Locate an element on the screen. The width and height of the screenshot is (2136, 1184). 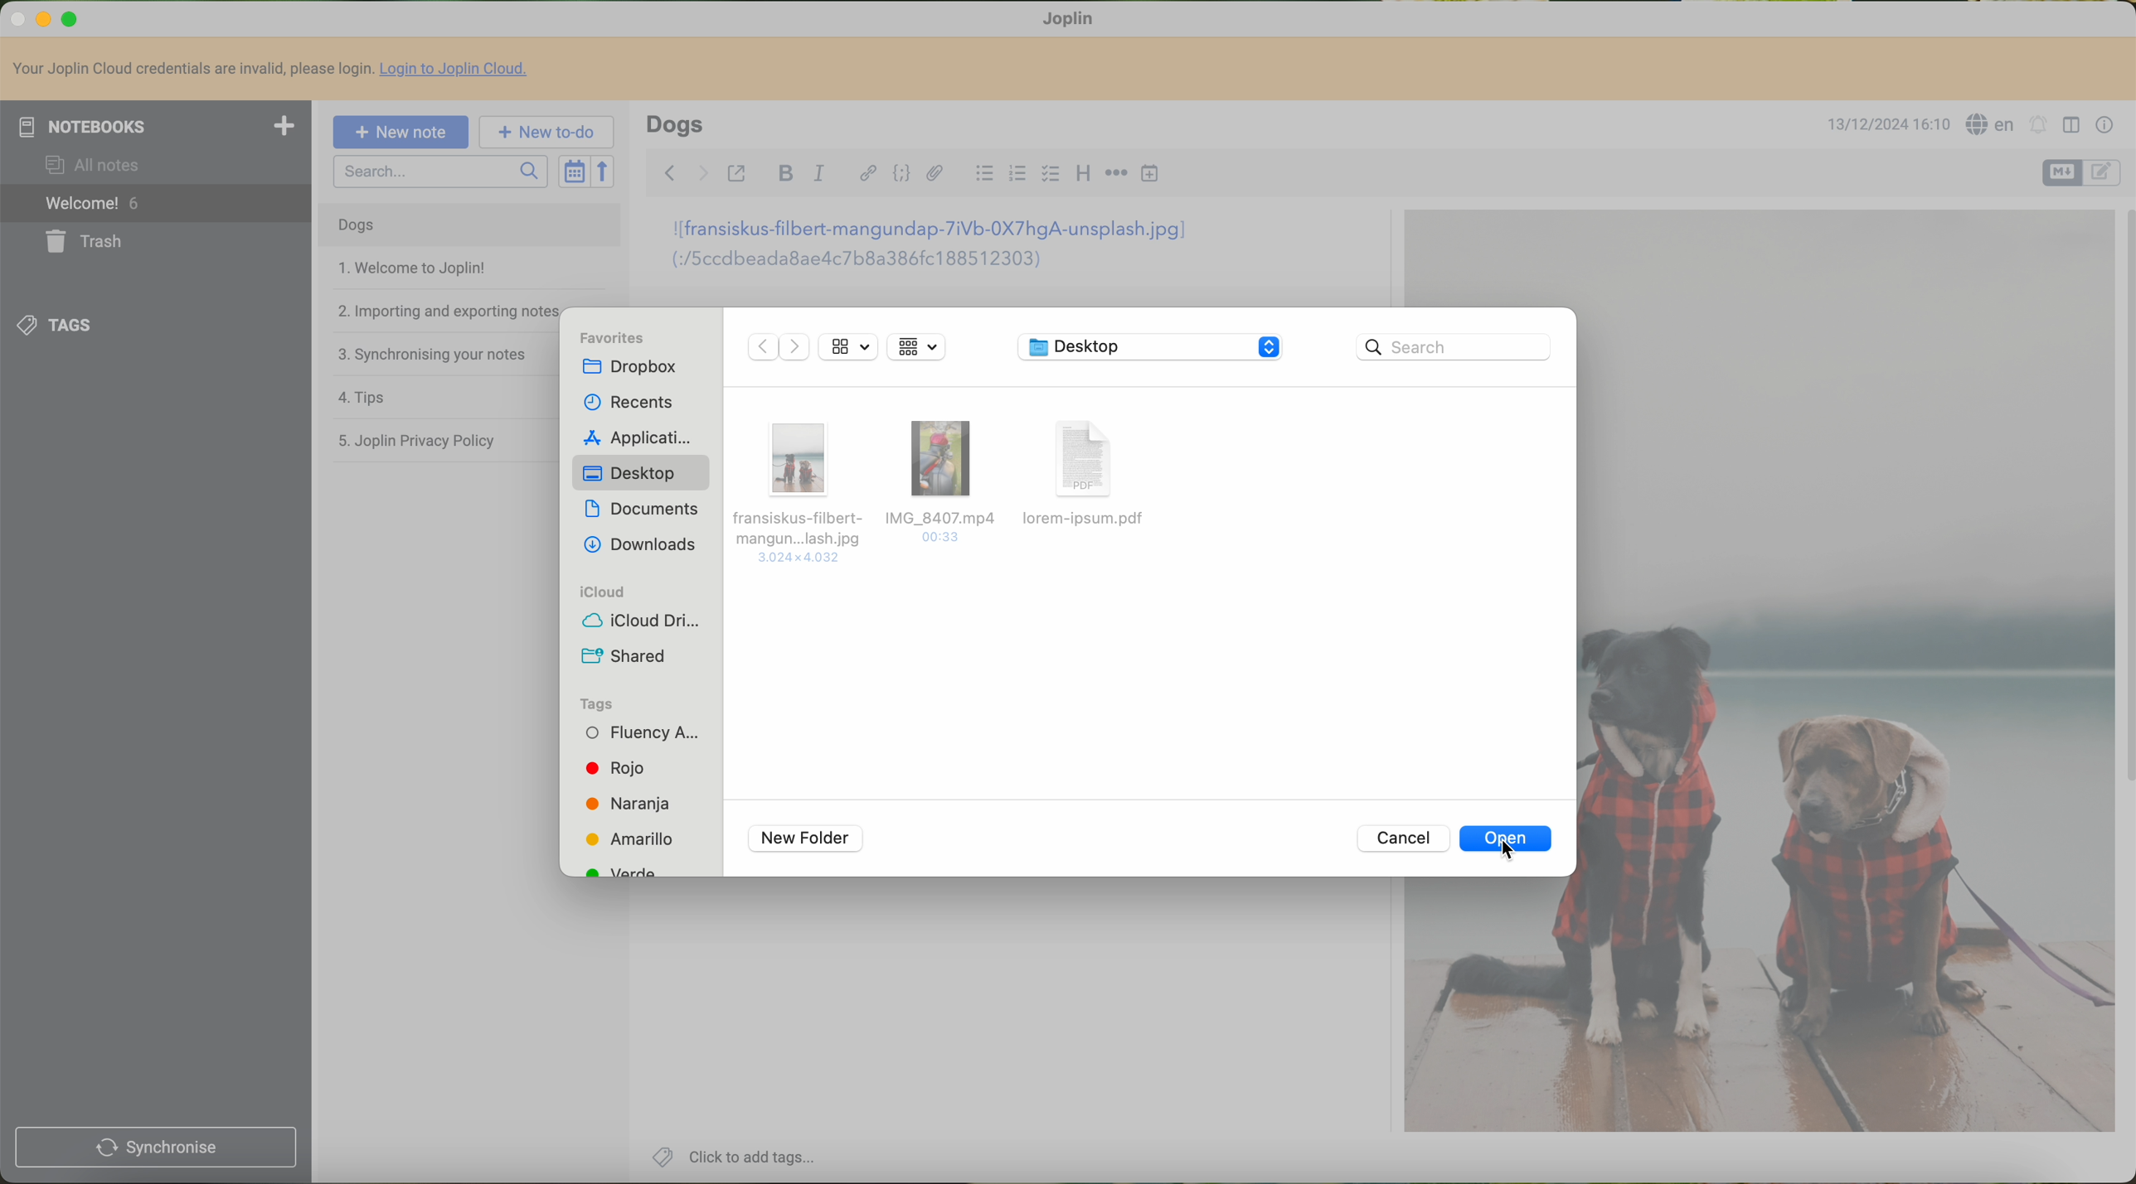
lorem-ipsum.pdf is located at coordinates (1093, 476).